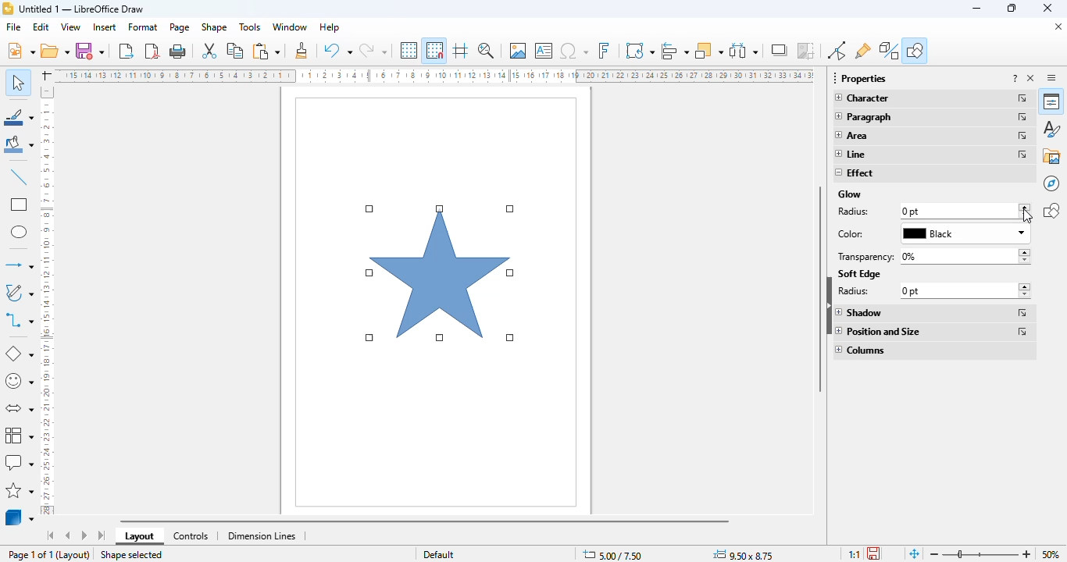 This screenshot has width=1067, height=562. Describe the element at coordinates (178, 52) in the screenshot. I see `print` at that location.